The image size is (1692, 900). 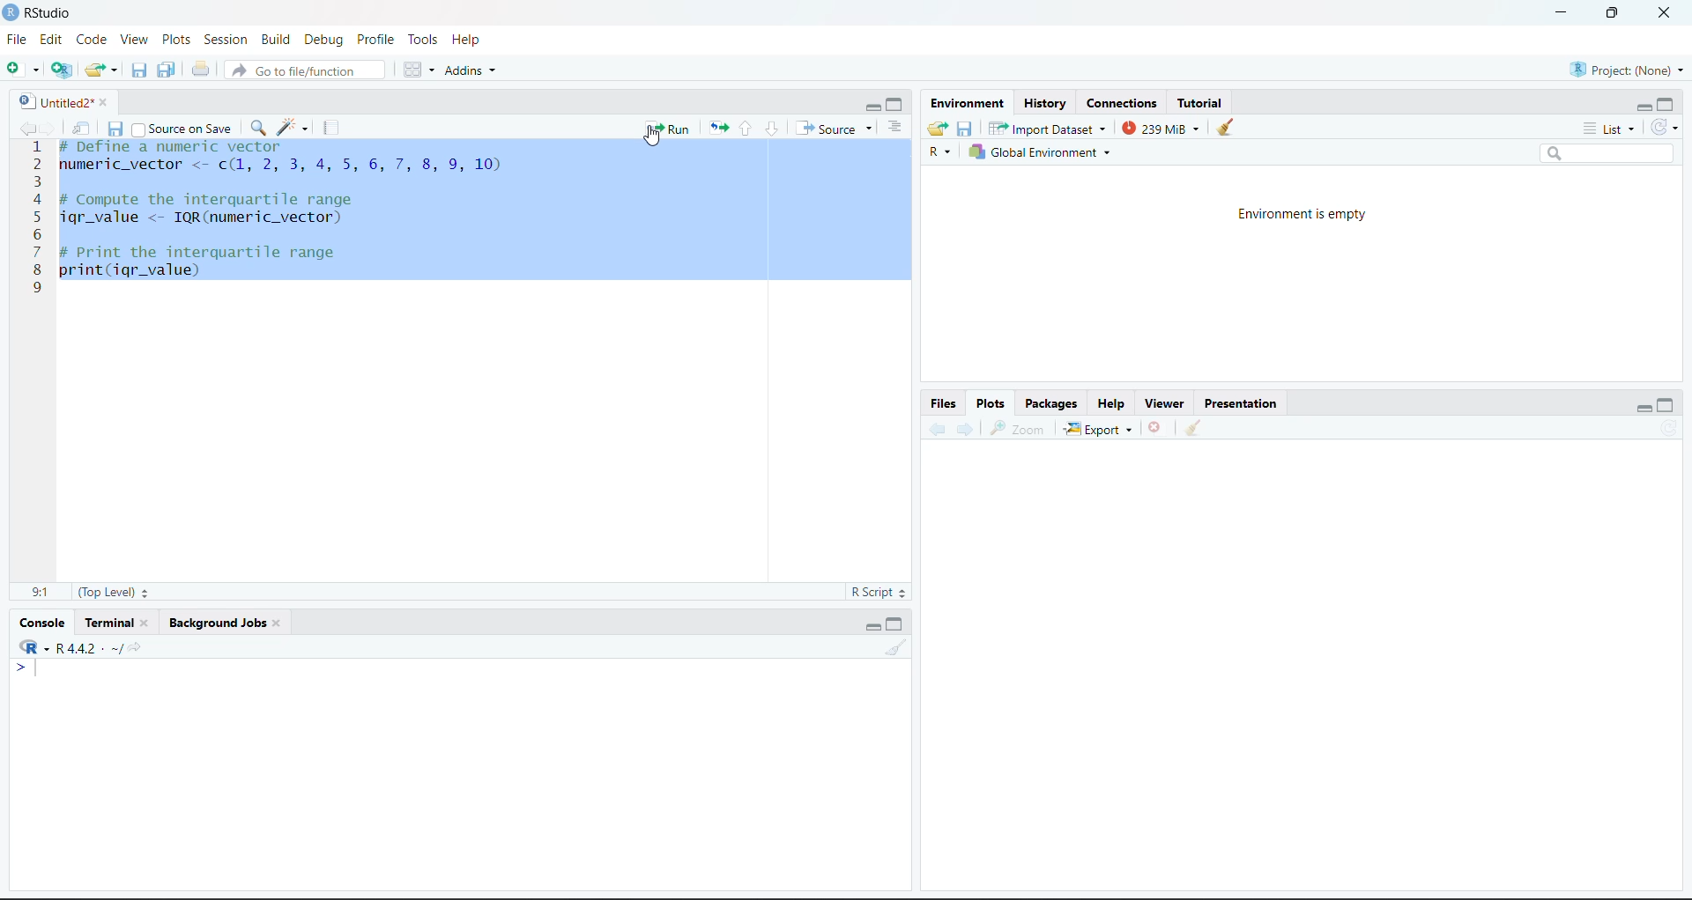 What do you see at coordinates (295, 125) in the screenshot?
I see `Code Tools` at bounding box center [295, 125].